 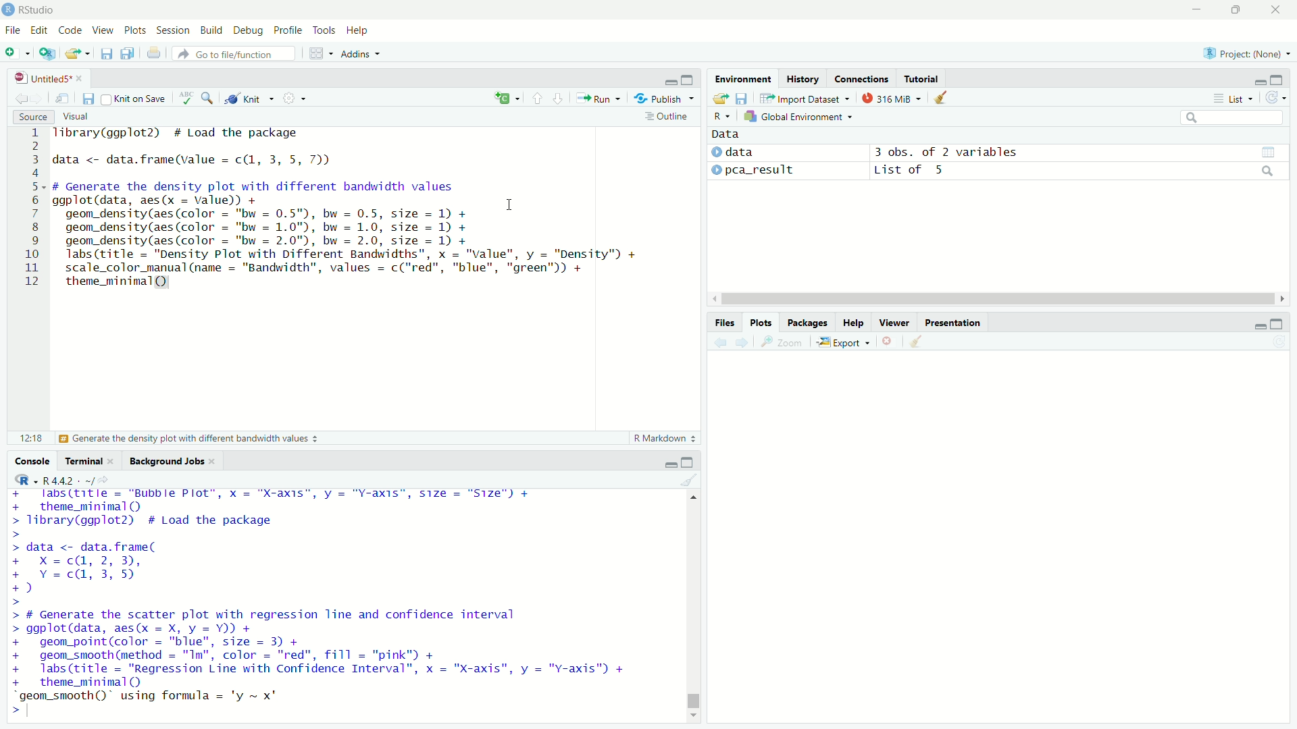 I want to click on R, so click(x=23, y=479).